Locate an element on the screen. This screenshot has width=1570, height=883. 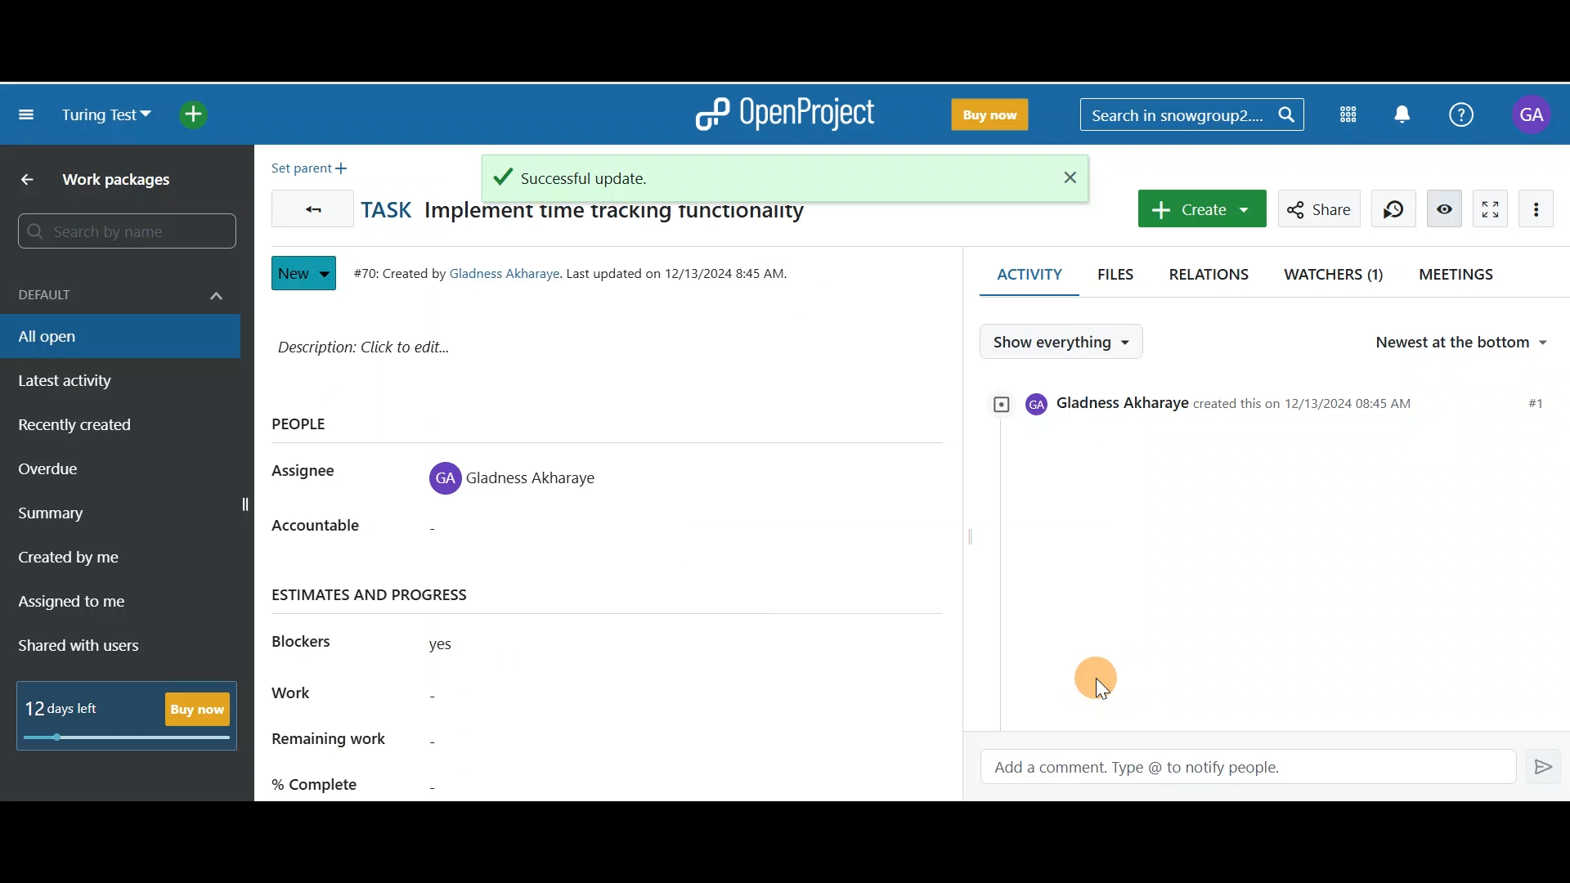
Created by me is located at coordinates (108, 563).